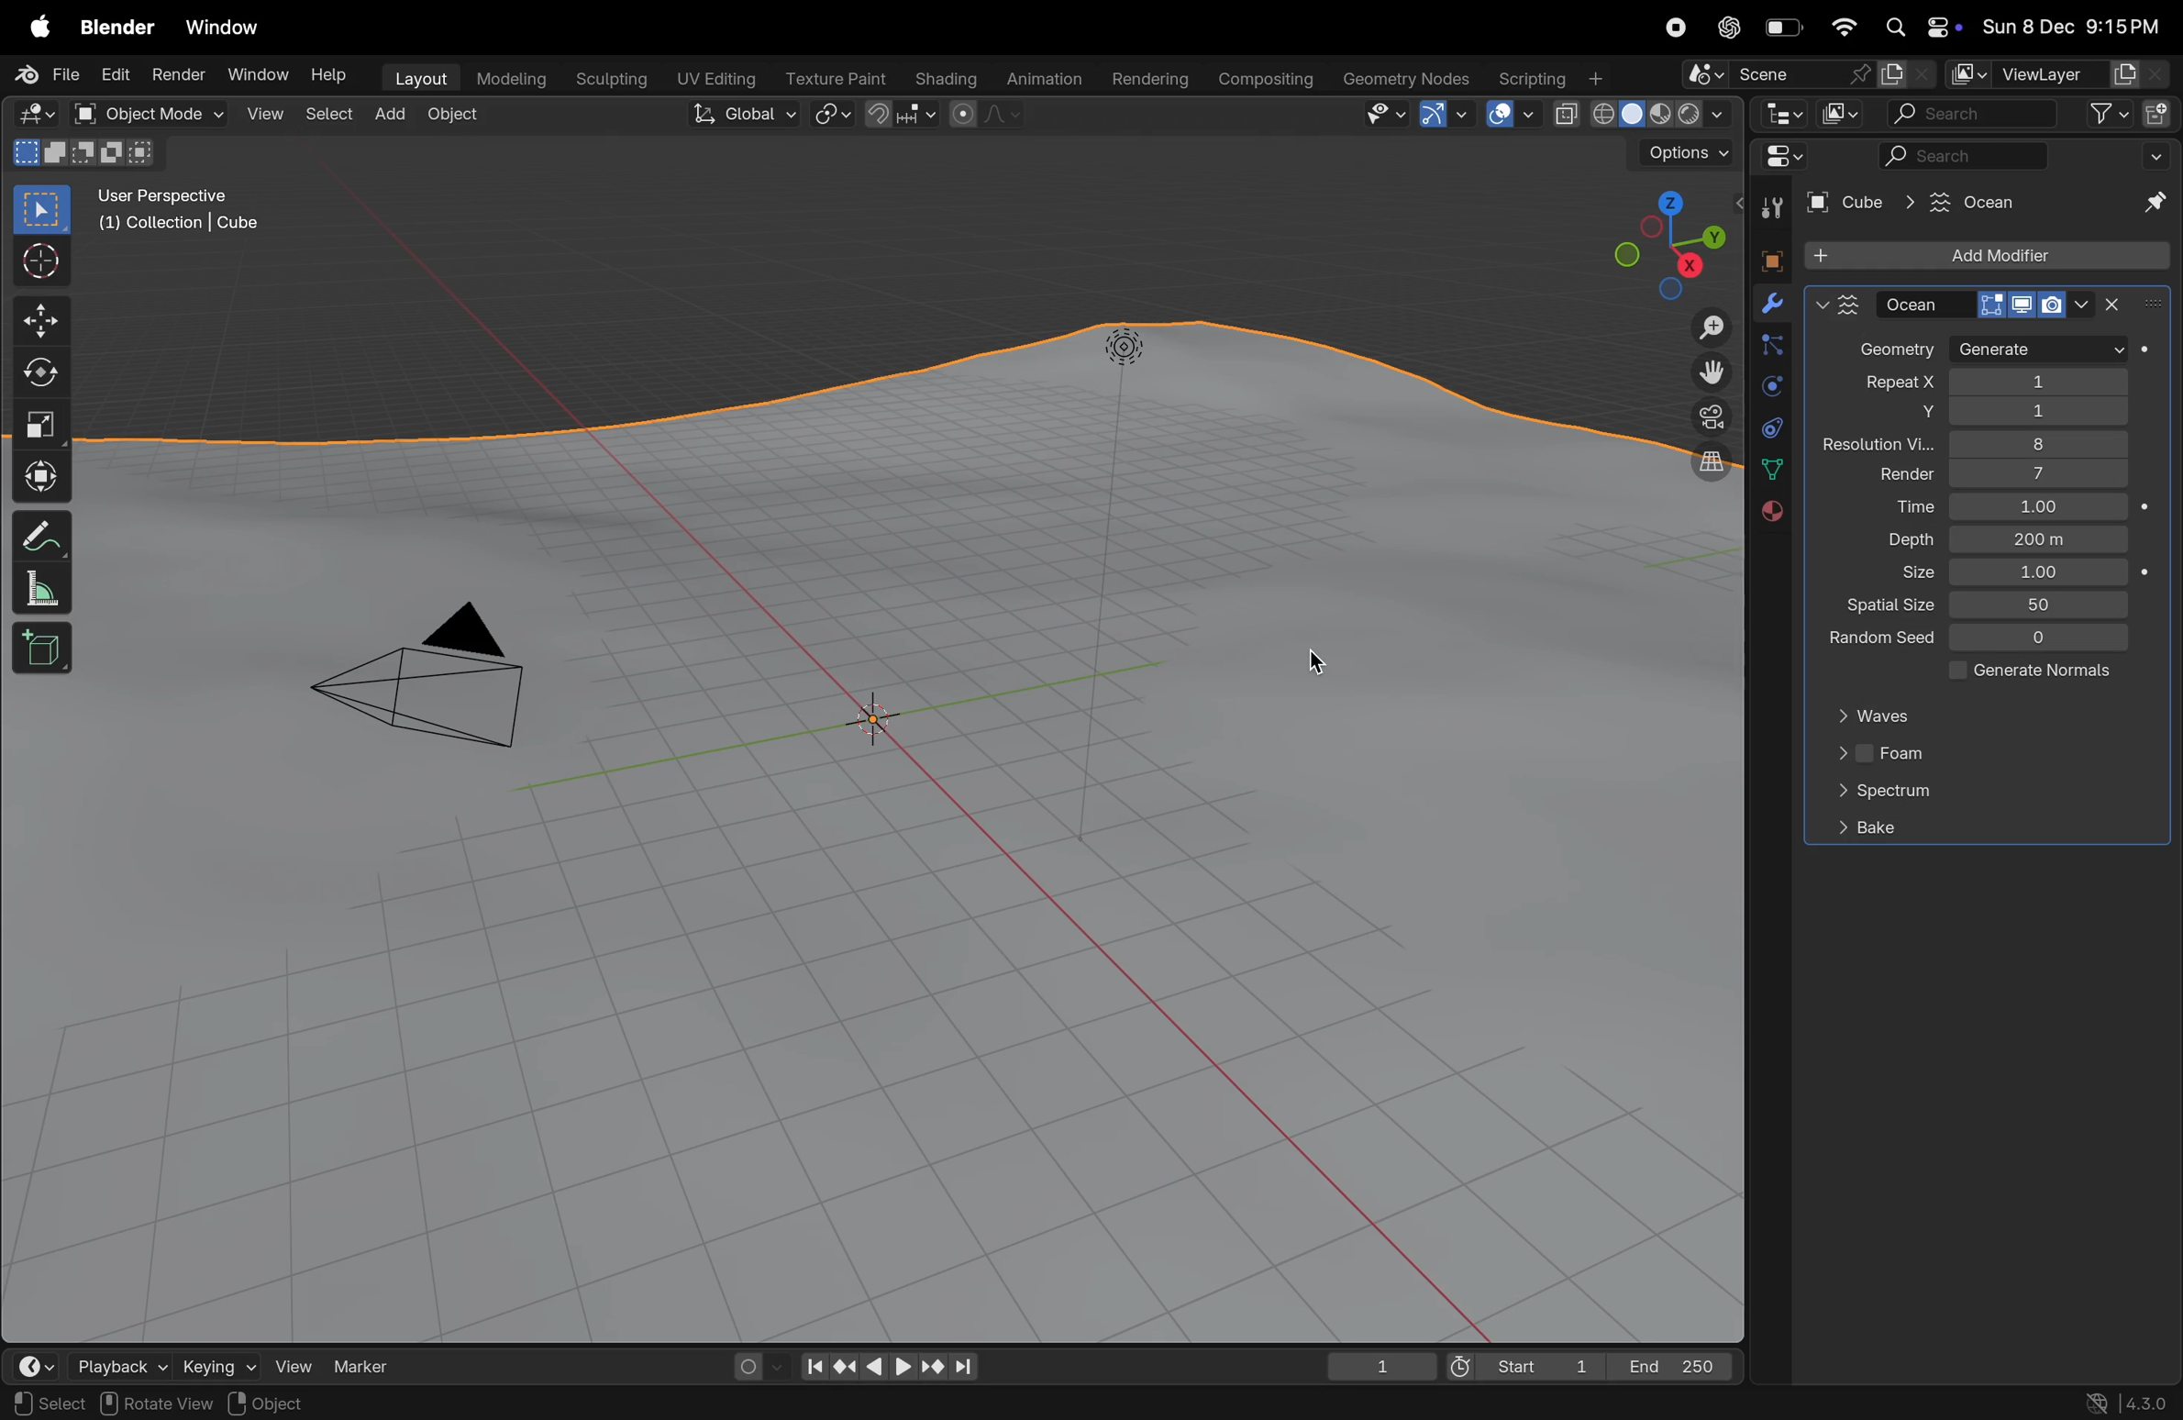  What do you see at coordinates (2042, 415) in the screenshot?
I see `1` at bounding box center [2042, 415].